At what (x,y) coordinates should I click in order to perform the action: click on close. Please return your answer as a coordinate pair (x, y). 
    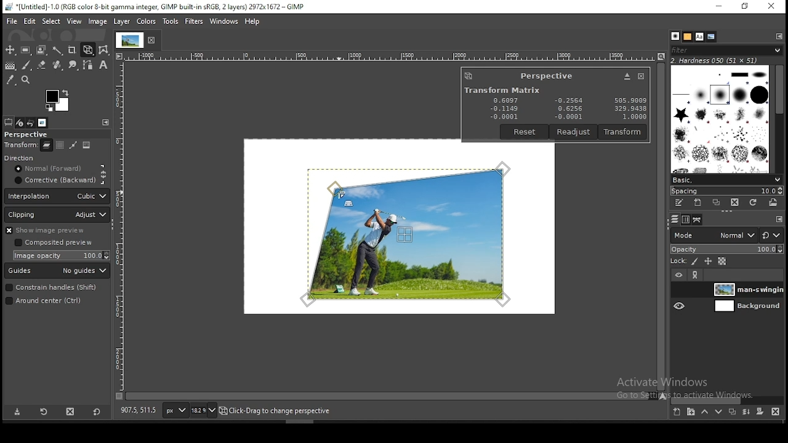
    Looking at the image, I should click on (154, 41).